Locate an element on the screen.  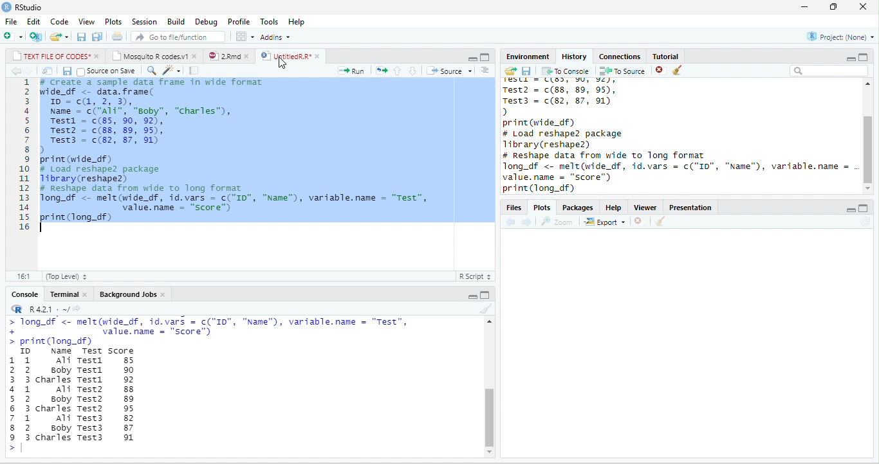
Text file is located at coordinates (474, 276).